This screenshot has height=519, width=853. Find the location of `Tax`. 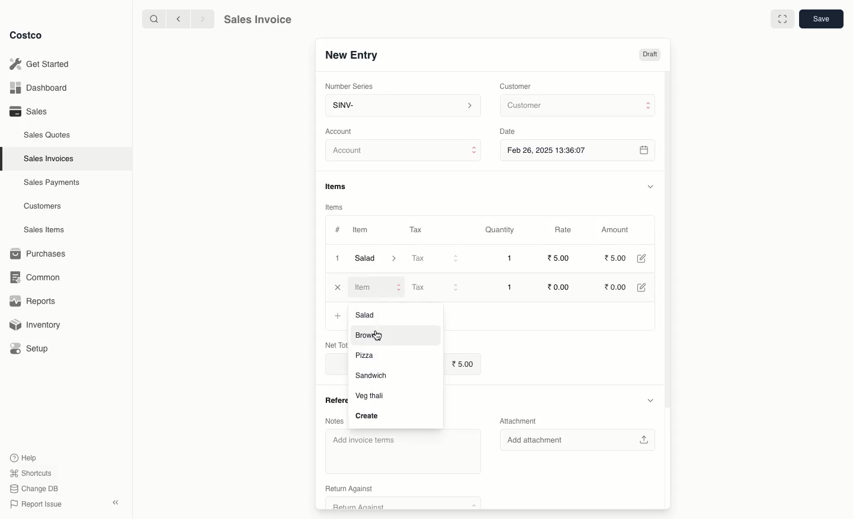

Tax is located at coordinates (415, 228).